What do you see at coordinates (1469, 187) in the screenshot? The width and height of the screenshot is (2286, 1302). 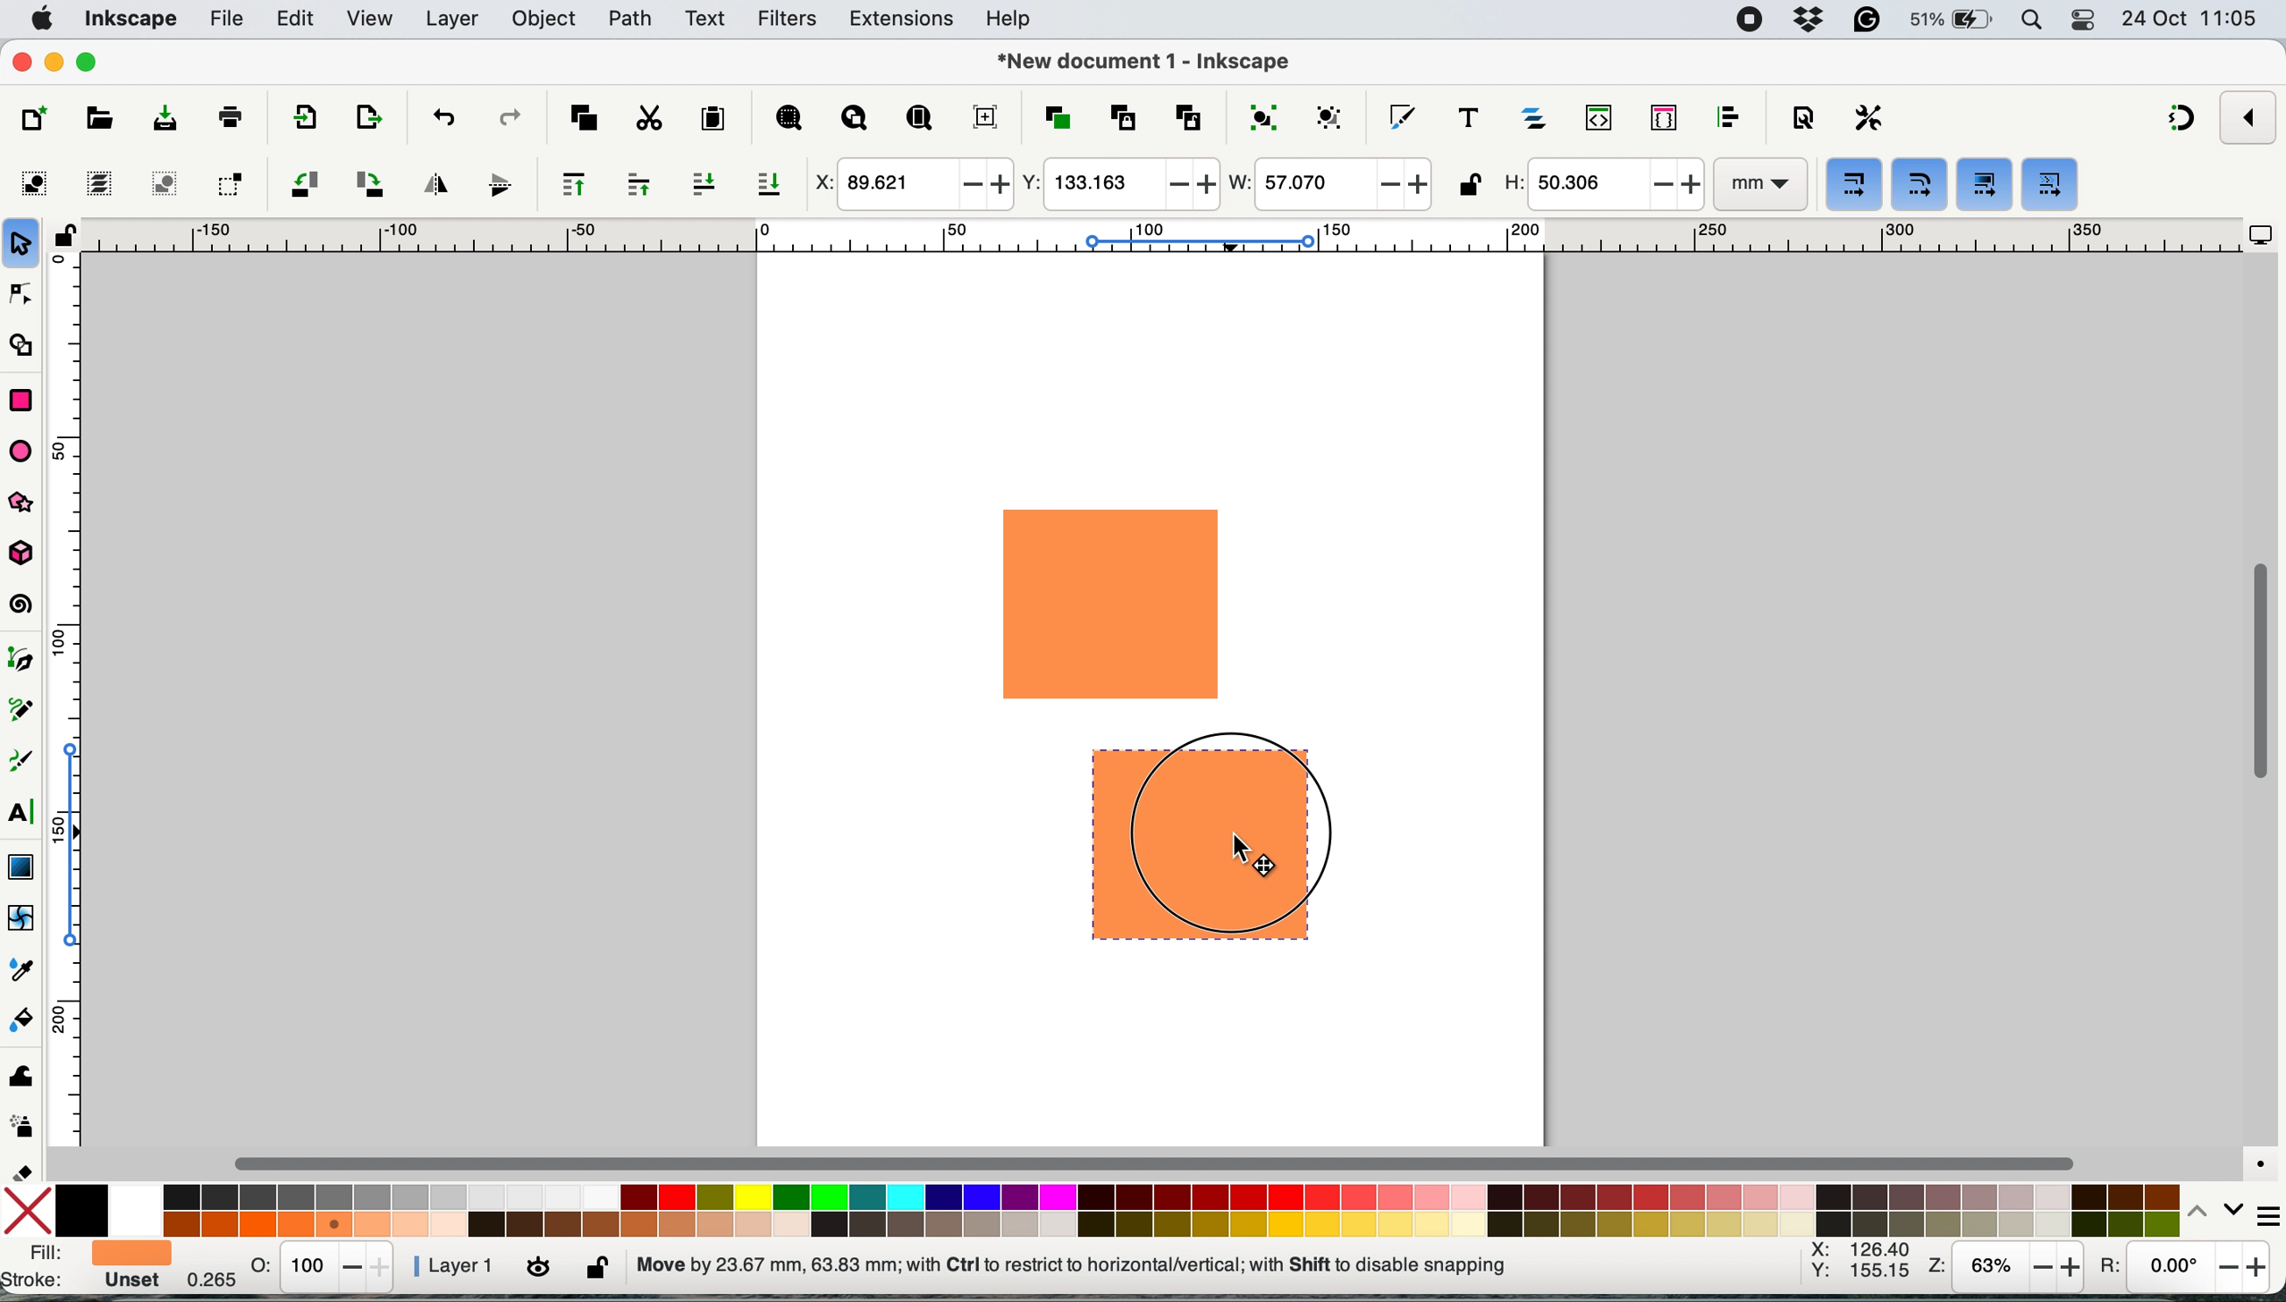 I see `lock unlock` at bounding box center [1469, 187].